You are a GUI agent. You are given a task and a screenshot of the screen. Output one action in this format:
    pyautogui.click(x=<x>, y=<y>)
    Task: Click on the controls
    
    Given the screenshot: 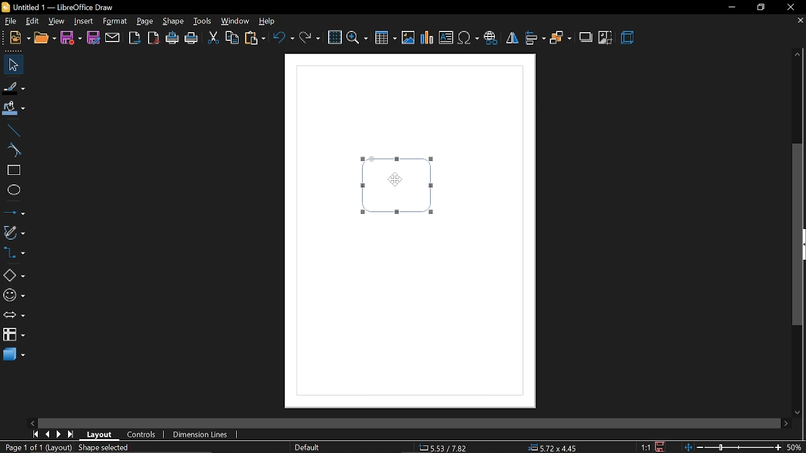 What is the action you would take?
    pyautogui.click(x=145, y=435)
    